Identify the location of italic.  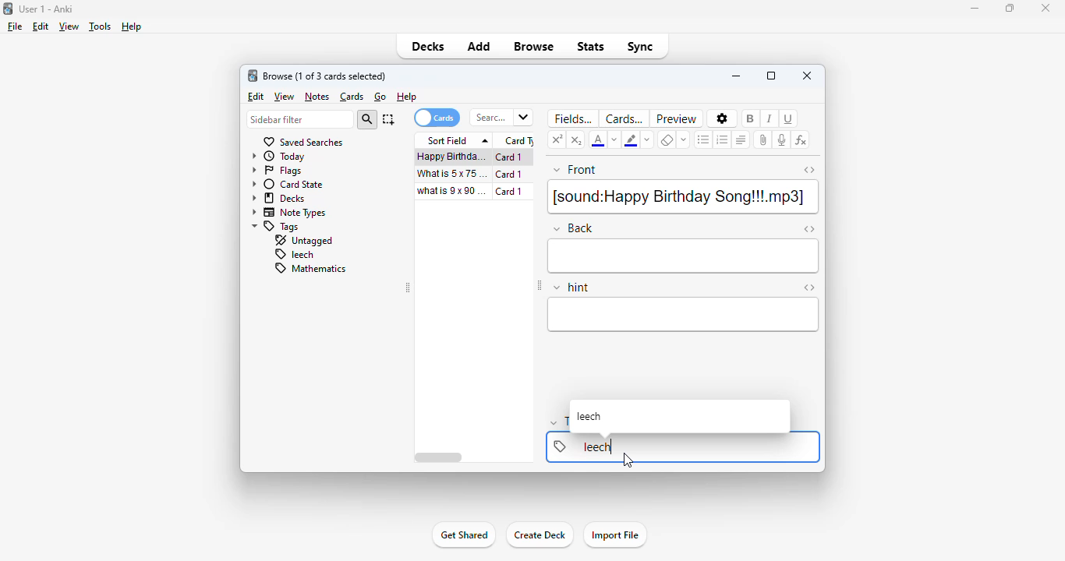
(770, 118).